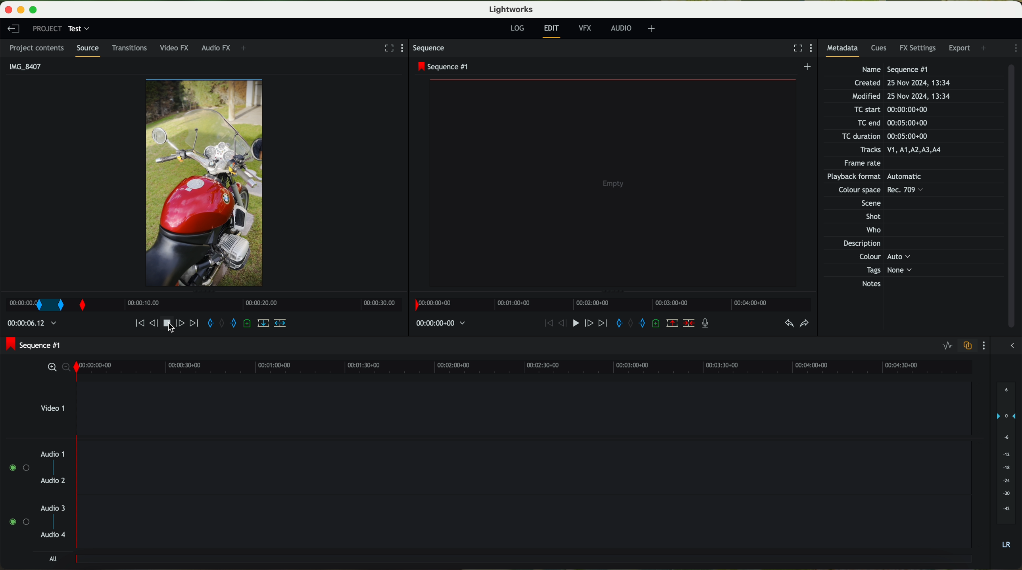 The image size is (1022, 570). Describe the element at coordinates (510, 10) in the screenshot. I see `Lightworks` at that location.